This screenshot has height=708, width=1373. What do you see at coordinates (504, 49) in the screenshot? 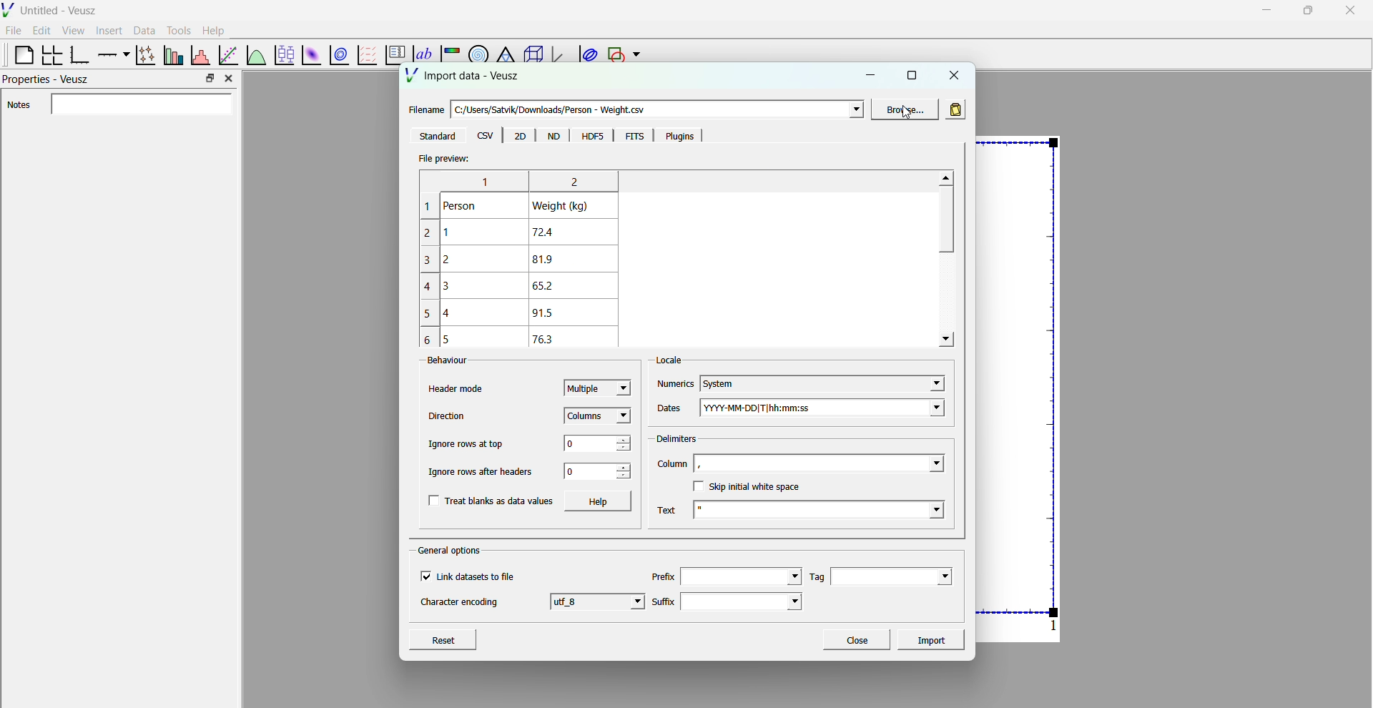
I see `ternary graph` at bounding box center [504, 49].